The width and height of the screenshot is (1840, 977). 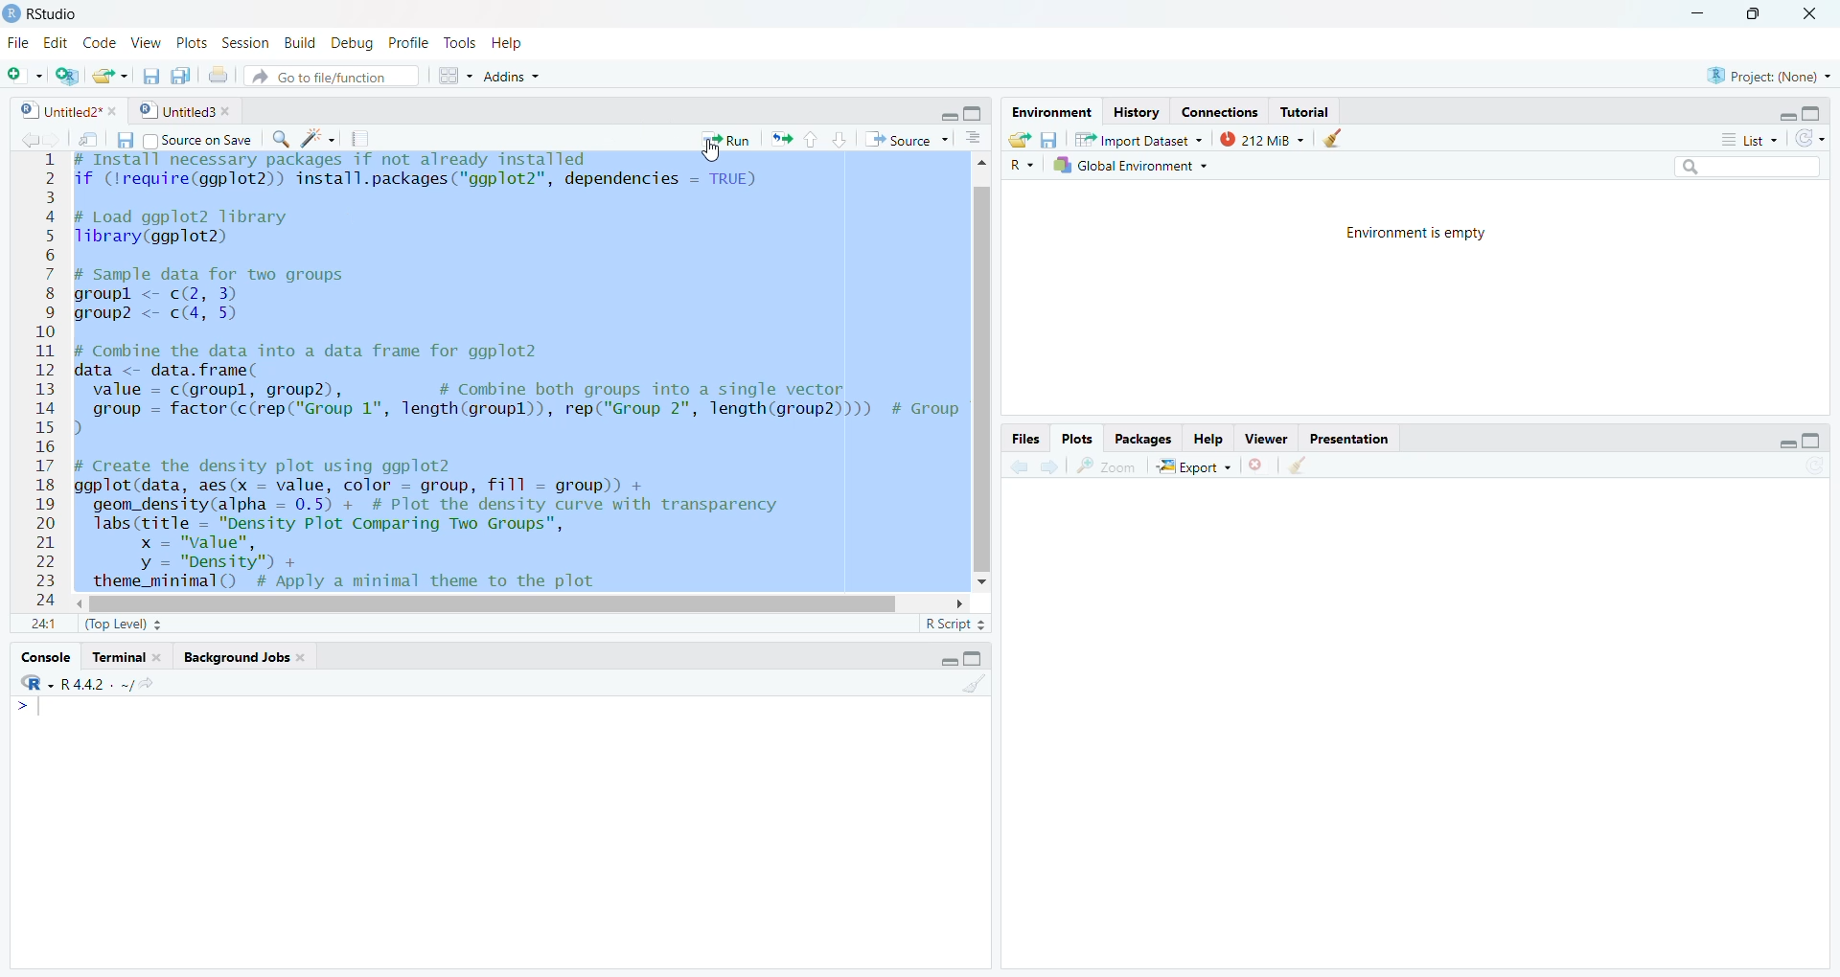 What do you see at coordinates (1205, 438) in the screenshot?
I see `help` at bounding box center [1205, 438].